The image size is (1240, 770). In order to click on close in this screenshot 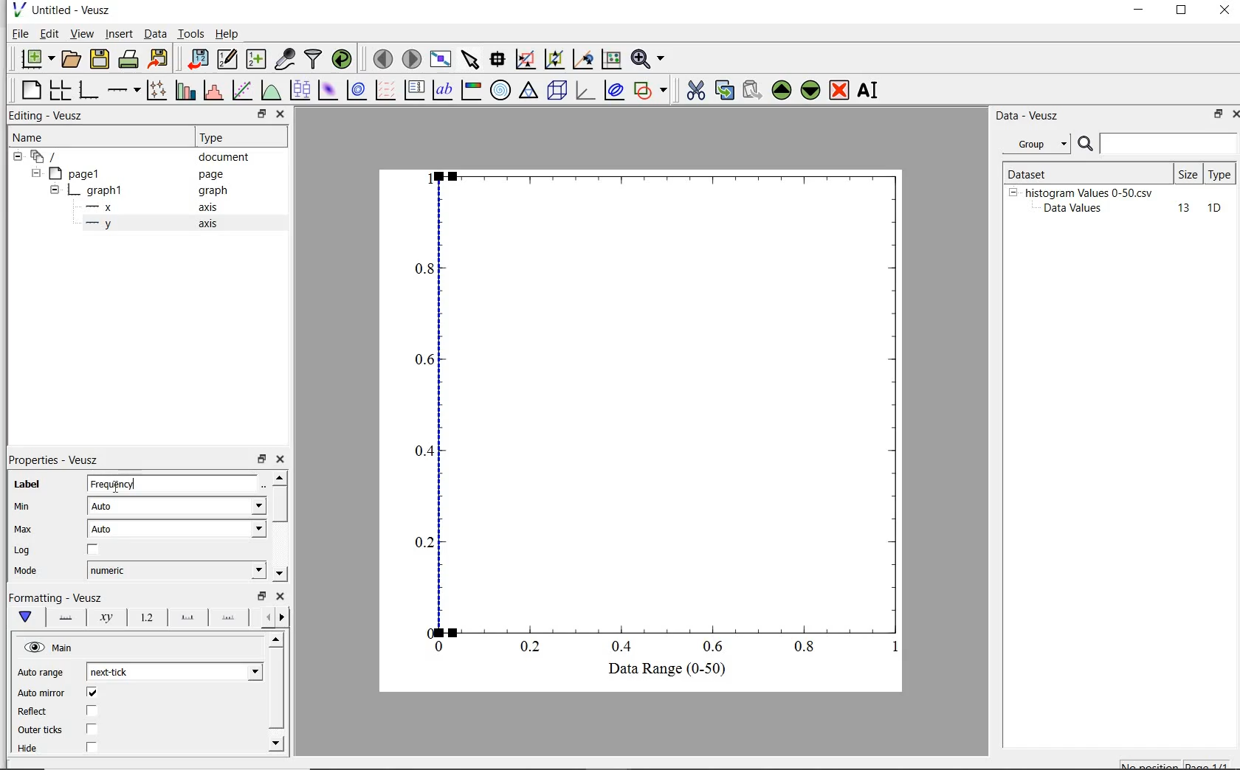, I will do `click(281, 114)`.